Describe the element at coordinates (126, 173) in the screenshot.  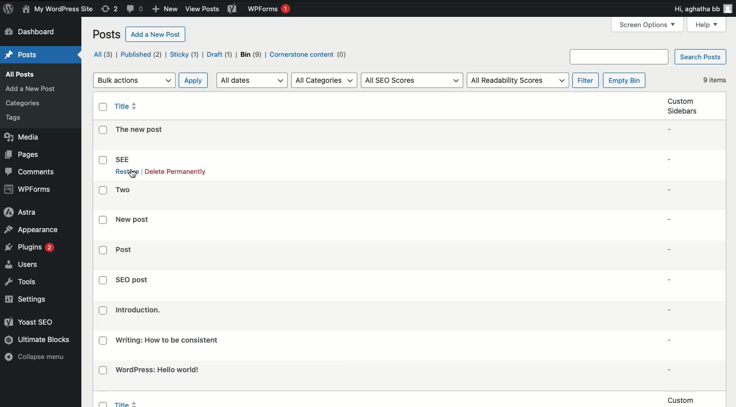
I see `Restore` at that location.